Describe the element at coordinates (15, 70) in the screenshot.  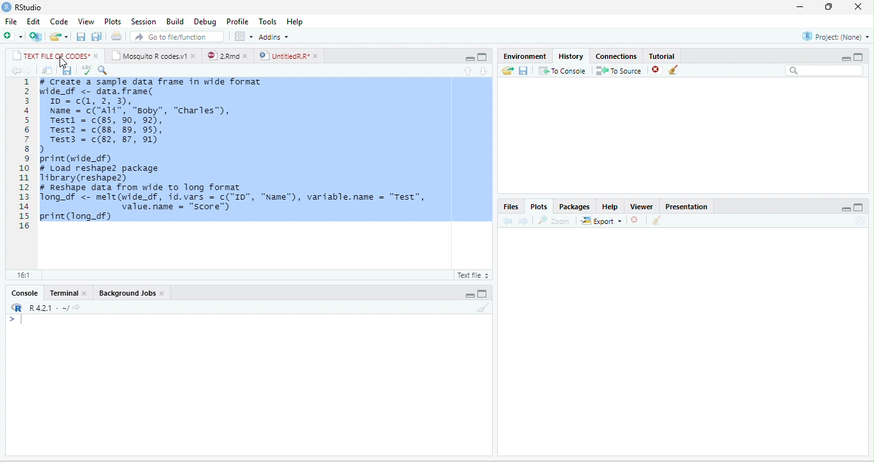
I see `back` at that location.